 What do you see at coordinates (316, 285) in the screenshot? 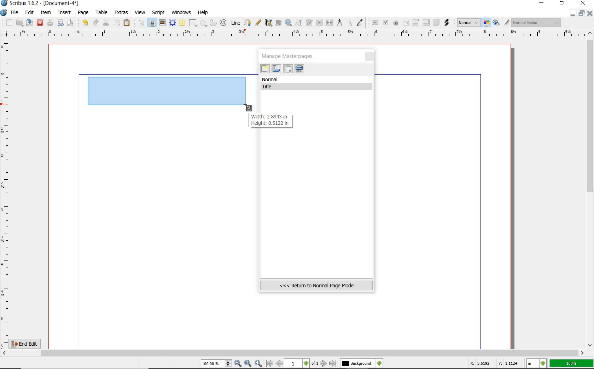
I see `Return to normal page mode` at bounding box center [316, 285].